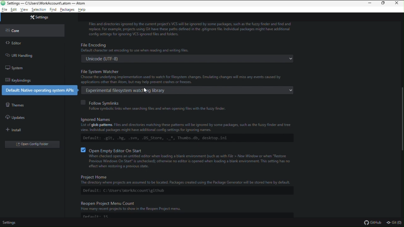  Describe the element at coordinates (187, 52) in the screenshot. I see `File encoding` at that location.